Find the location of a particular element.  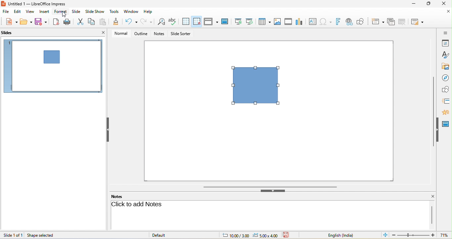

display grids is located at coordinates (186, 22).